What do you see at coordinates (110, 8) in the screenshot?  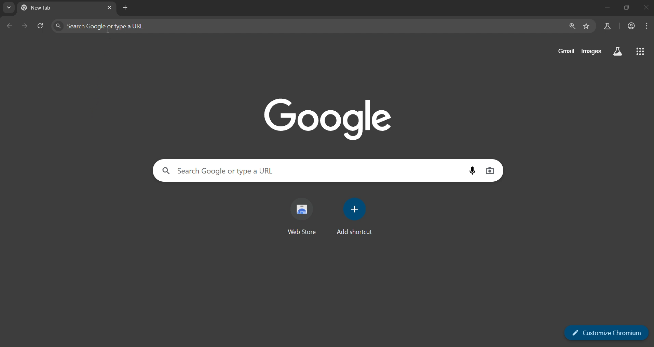 I see `close tab` at bounding box center [110, 8].